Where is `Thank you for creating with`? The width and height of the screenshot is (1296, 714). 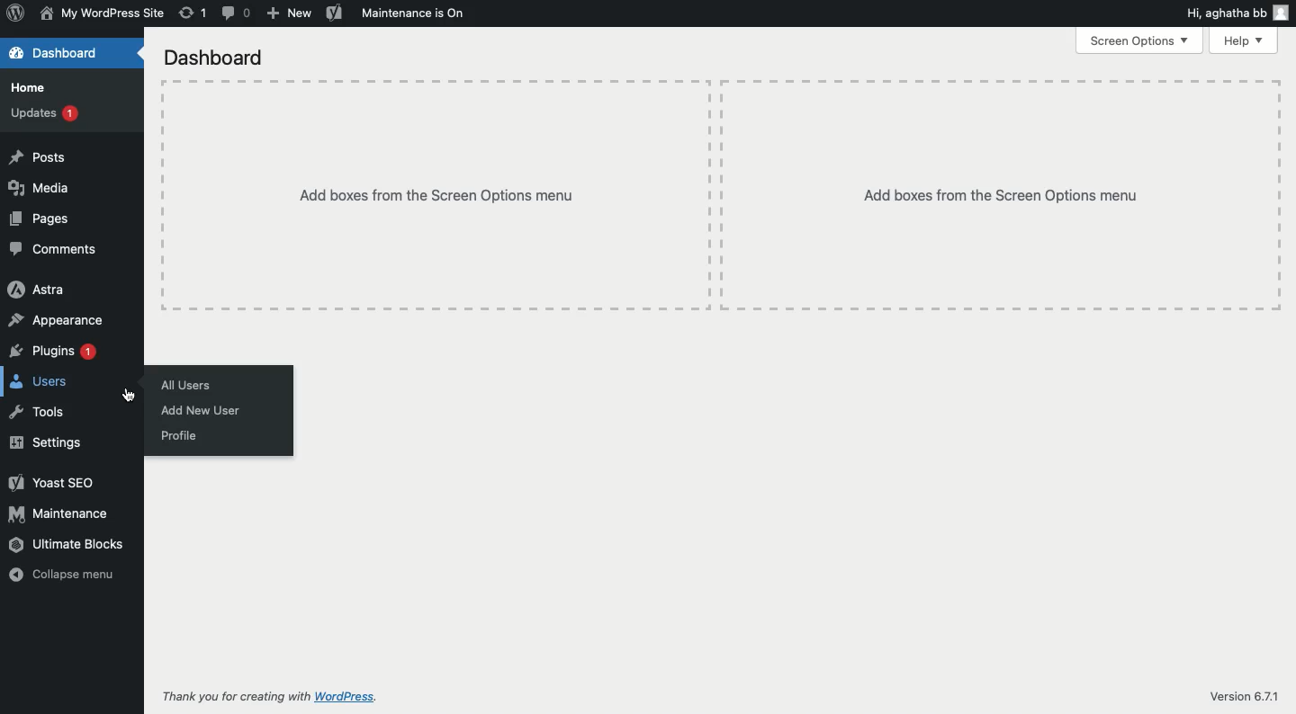 Thank you for creating with is located at coordinates (236, 697).